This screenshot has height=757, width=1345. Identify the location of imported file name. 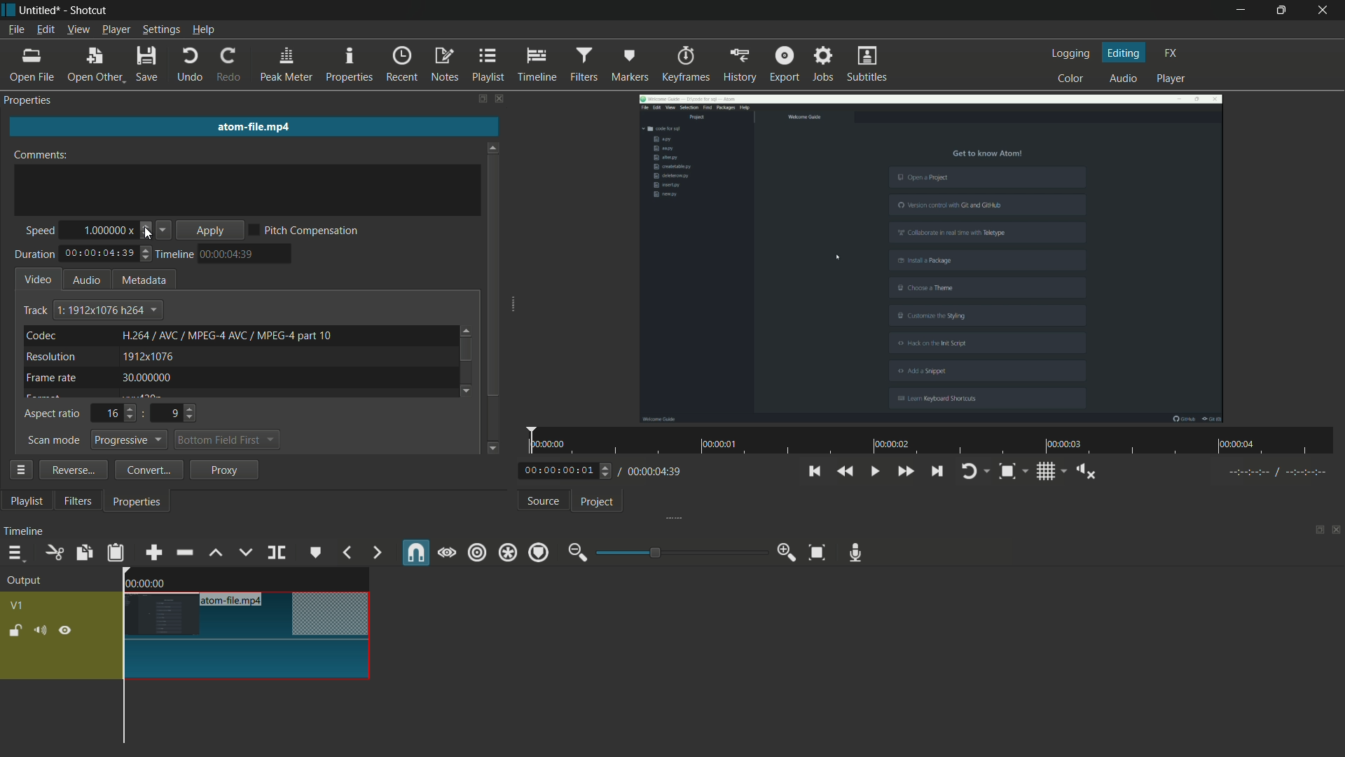
(254, 123).